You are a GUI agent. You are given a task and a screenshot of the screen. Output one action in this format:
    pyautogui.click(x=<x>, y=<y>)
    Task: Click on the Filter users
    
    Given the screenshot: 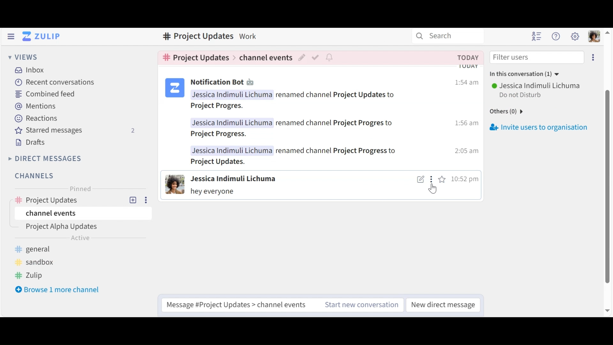 What is the action you would take?
    pyautogui.click(x=535, y=58)
    